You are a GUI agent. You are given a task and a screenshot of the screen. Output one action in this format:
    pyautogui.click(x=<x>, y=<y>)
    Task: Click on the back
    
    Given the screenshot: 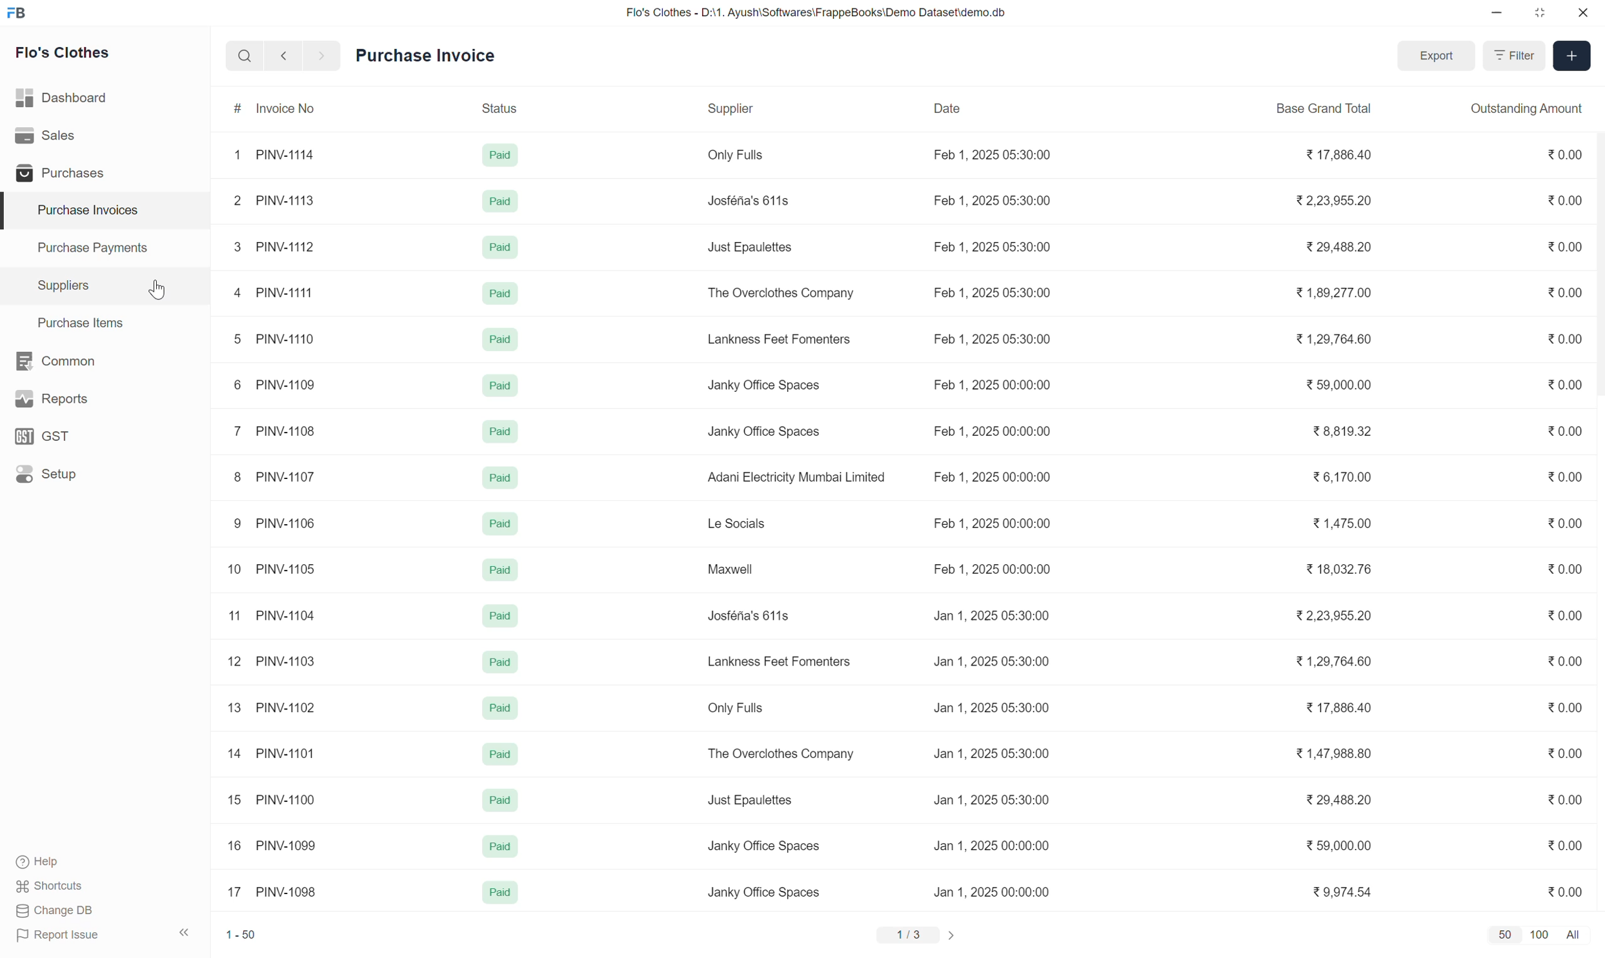 What is the action you would take?
    pyautogui.click(x=283, y=56)
    